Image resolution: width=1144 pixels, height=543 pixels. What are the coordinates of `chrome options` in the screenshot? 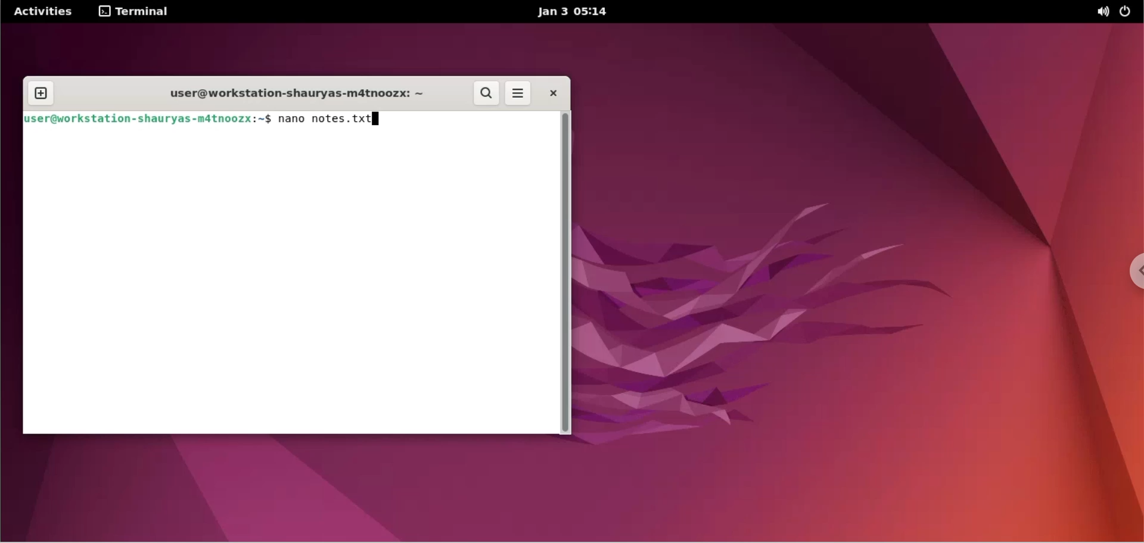 It's located at (1127, 271).